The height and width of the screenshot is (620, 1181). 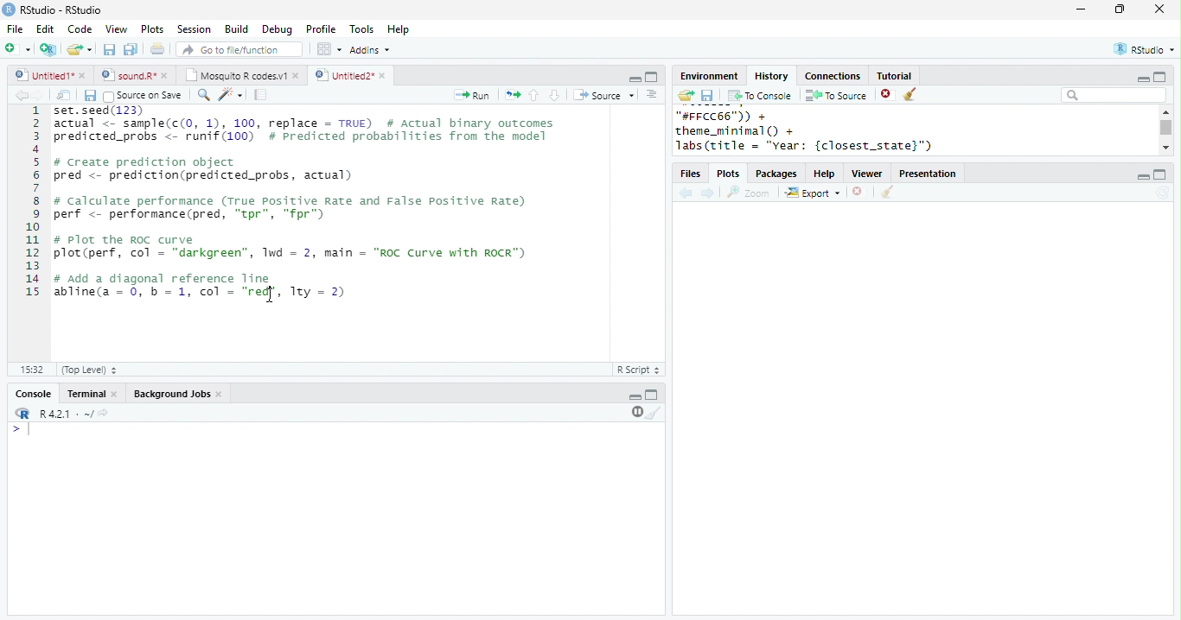 I want to click on close, so click(x=1160, y=9).